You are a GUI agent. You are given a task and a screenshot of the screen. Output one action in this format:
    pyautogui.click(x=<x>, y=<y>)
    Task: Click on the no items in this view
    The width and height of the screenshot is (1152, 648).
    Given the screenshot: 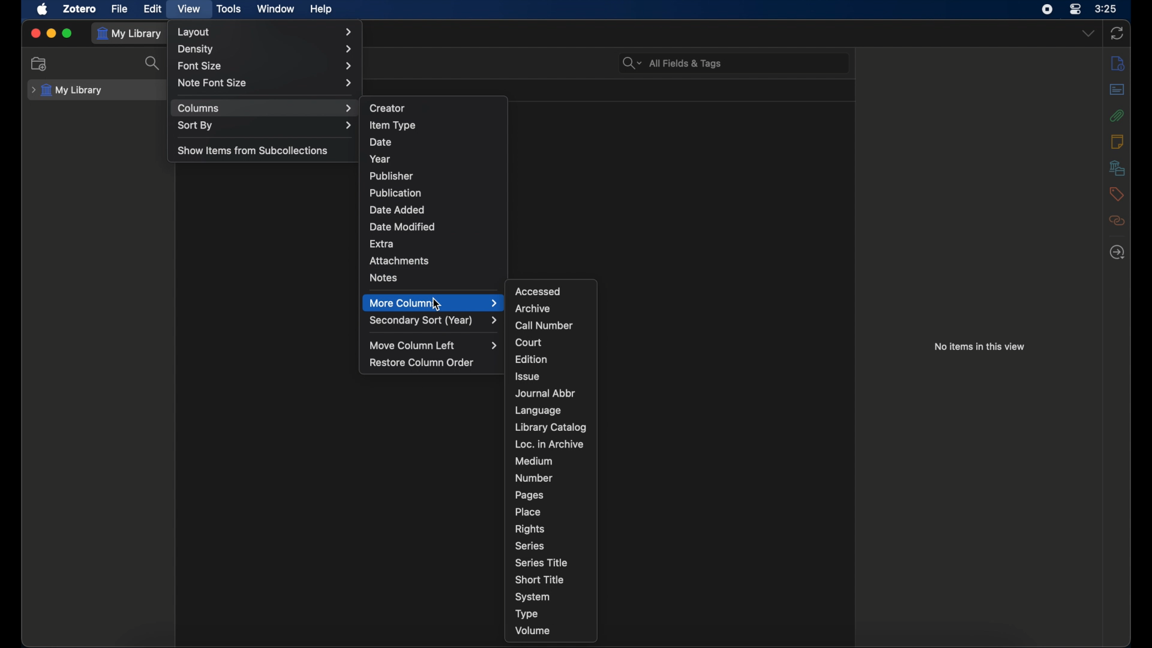 What is the action you would take?
    pyautogui.click(x=980, y=346)
    